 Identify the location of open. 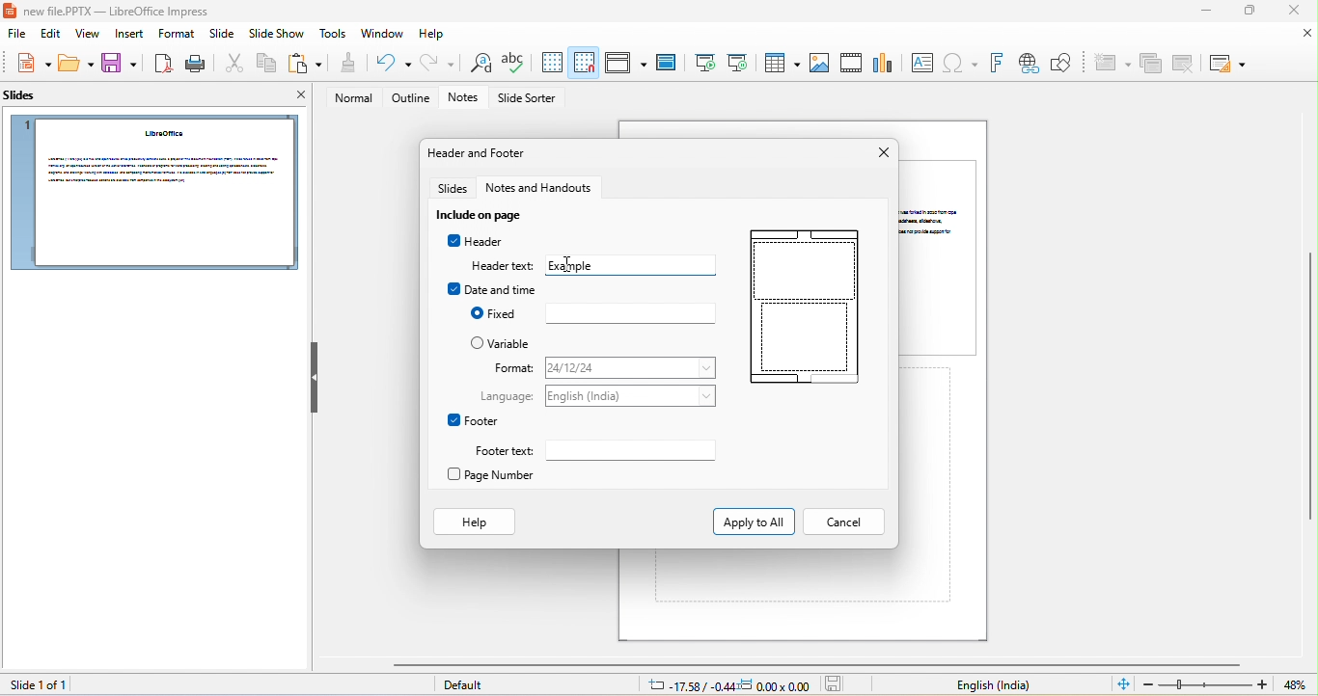
(77, 65).